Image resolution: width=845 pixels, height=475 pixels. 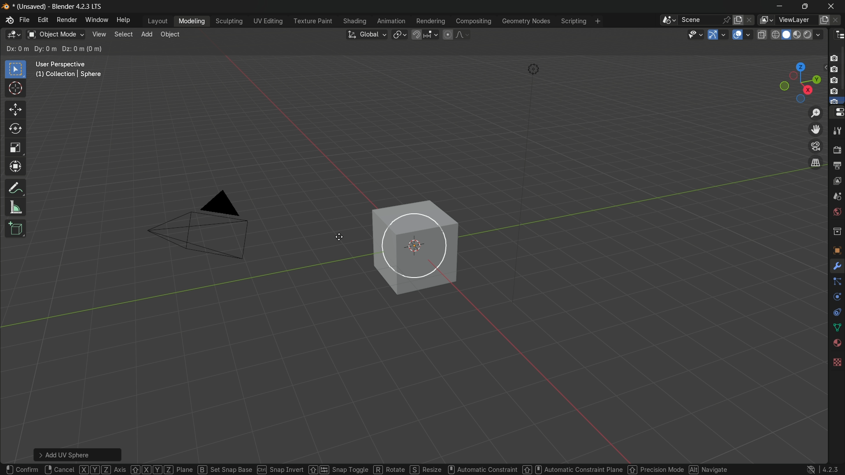 What do you see at coordinates (836, 148) in the screenshot?
I see `render` at bounding box center [836, 148].